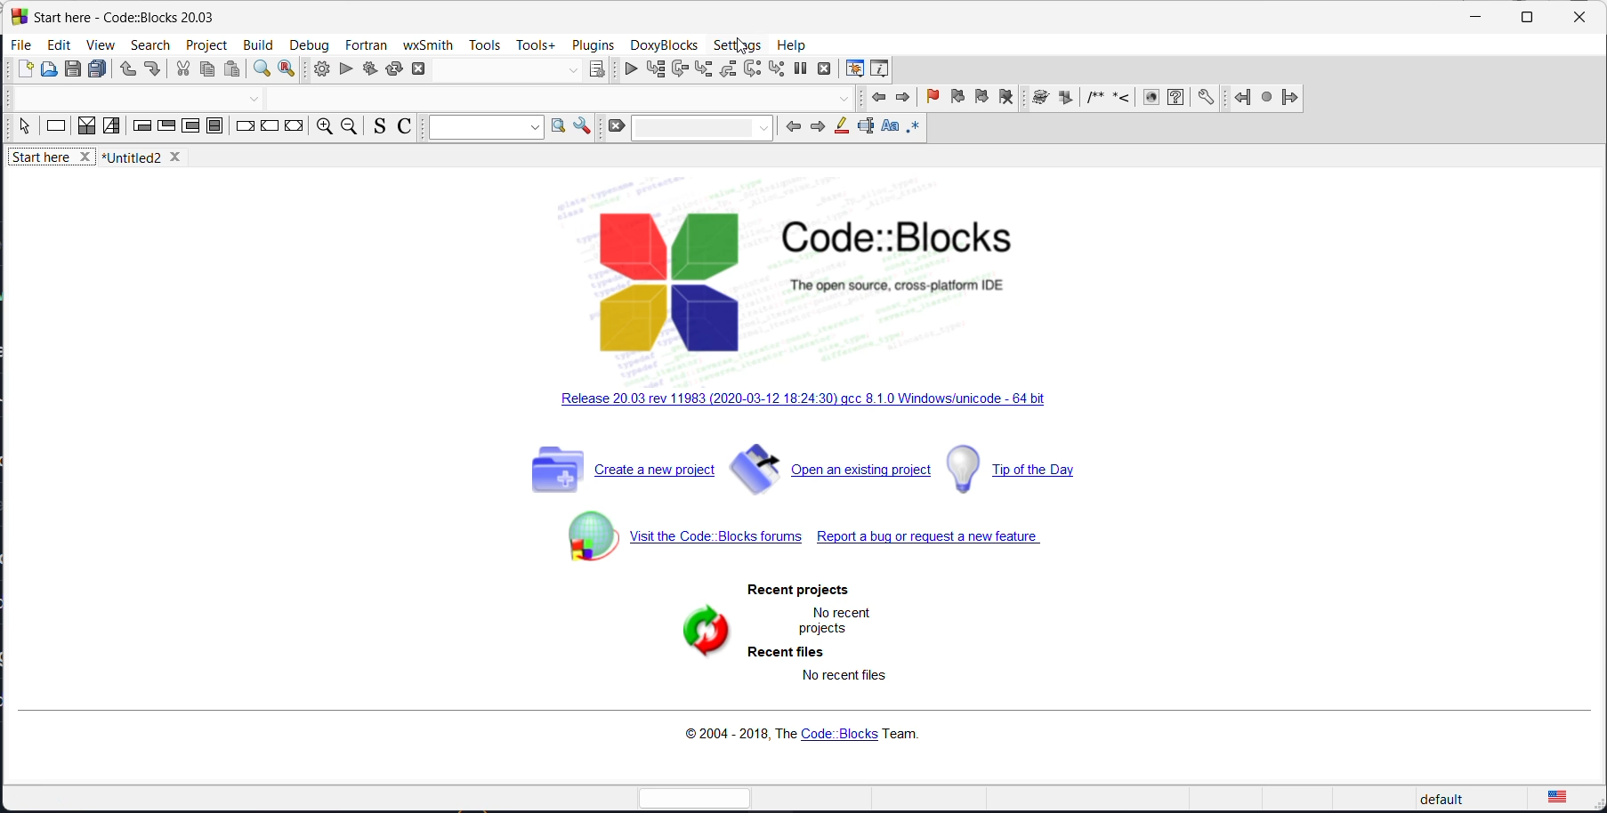 This screenshot has width=1607, height=813. Describe the element at coordinates (166, 128) in the screenshot. I see `exit condition loop` at that location.